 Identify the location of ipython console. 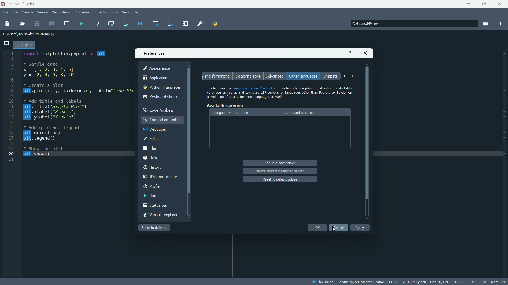
(159, 177).